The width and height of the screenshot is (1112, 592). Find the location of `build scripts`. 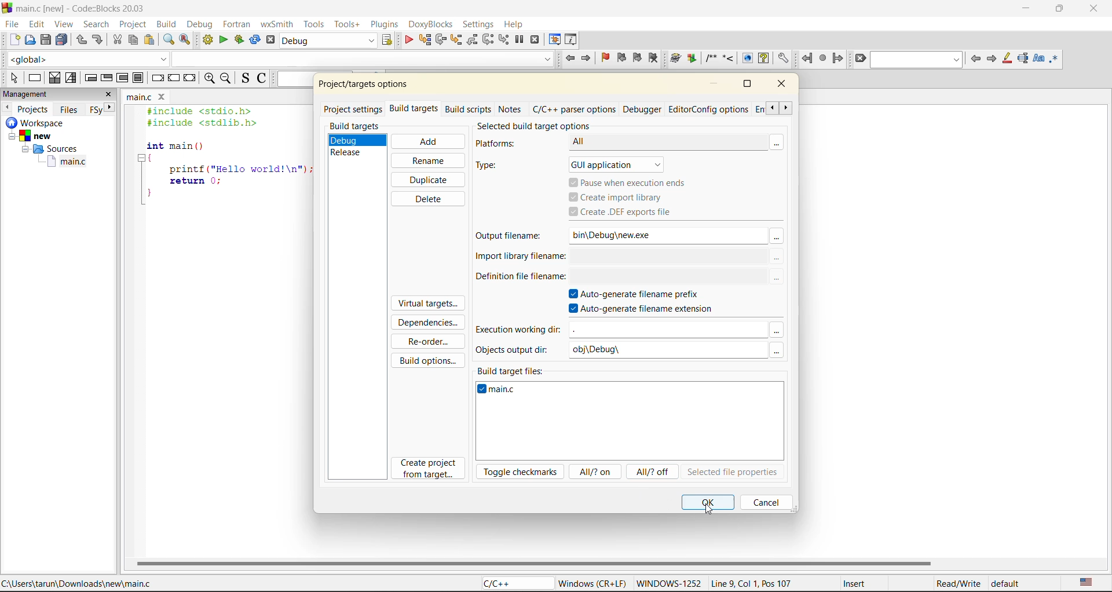

build scripts is located at coordinates (469, 109).